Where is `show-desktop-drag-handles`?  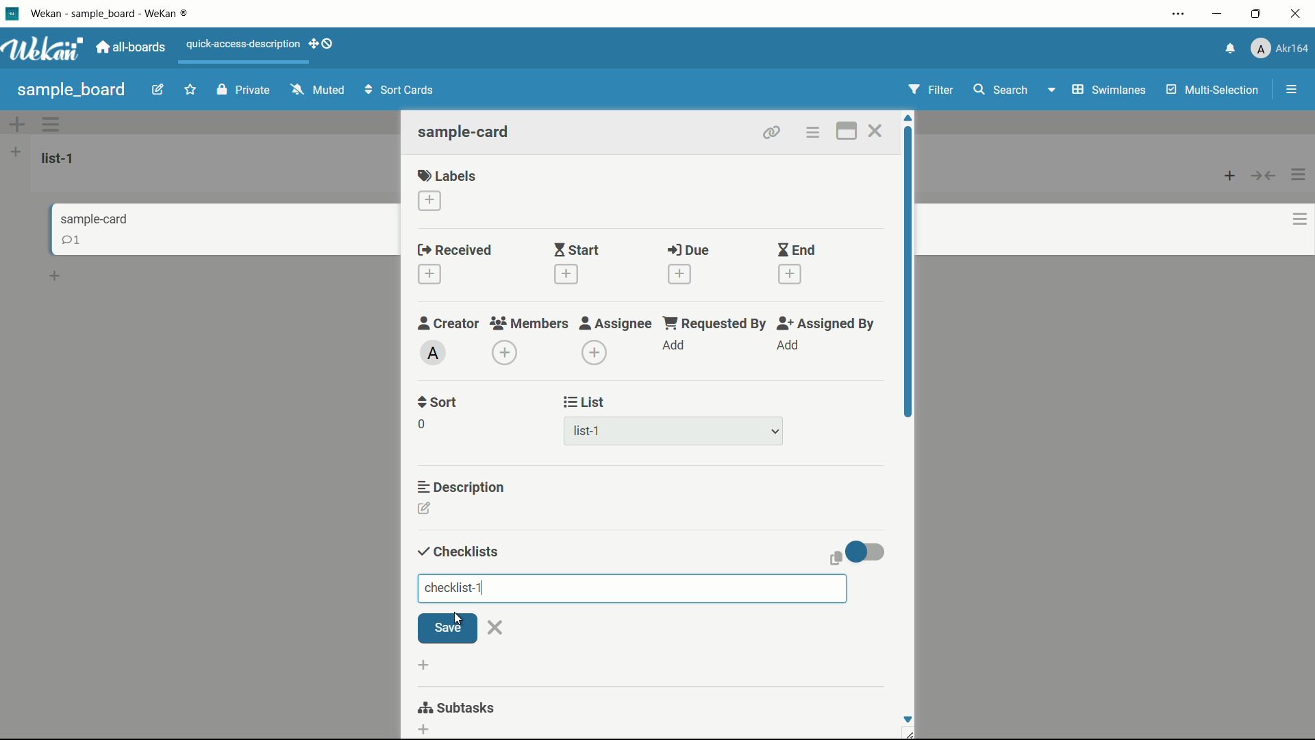
show-desktop-drag-handles is located at coordinates (328, 42).